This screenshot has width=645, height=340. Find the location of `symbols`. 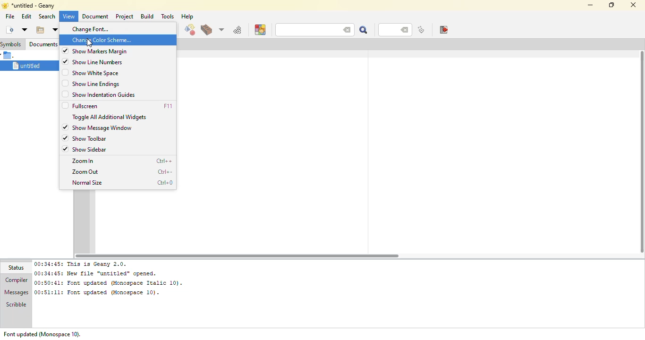

symbols is located at coordinates (12, 44).